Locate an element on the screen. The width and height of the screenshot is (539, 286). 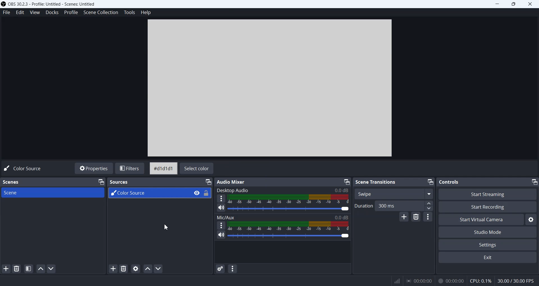
File is located at coordinates (6, 13).